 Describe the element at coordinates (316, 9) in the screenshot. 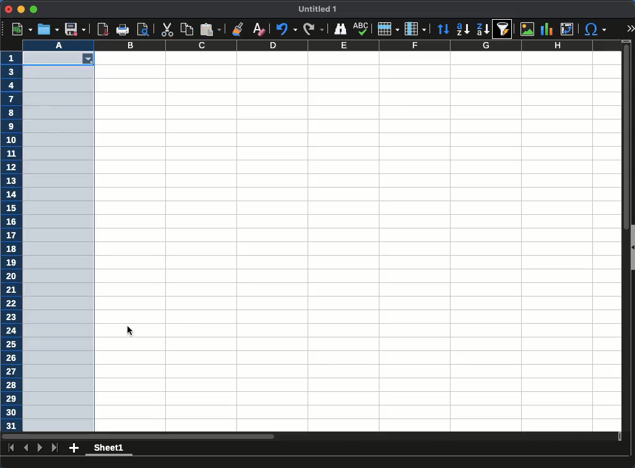

I see `untitled 1` at that location.